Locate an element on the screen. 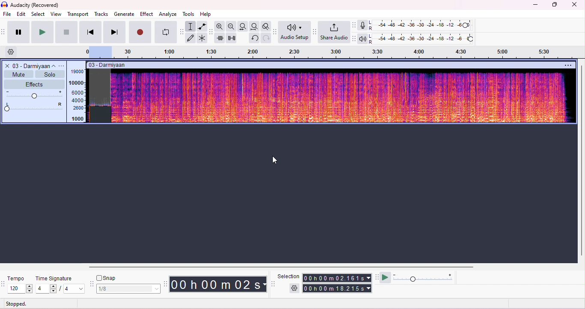 The image size is (585, 309). Audio setup is located at coordinates (294, 32).